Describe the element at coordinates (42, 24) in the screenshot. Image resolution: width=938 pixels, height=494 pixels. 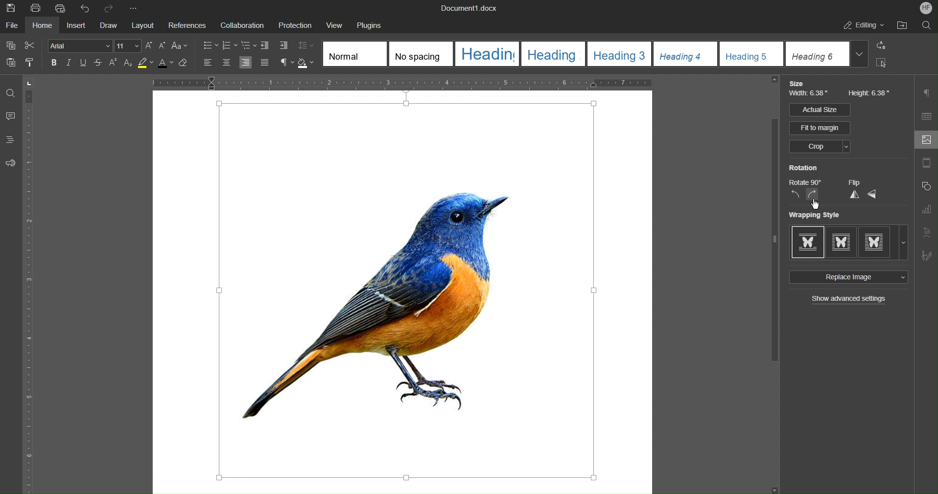
I see `Home` at that location.